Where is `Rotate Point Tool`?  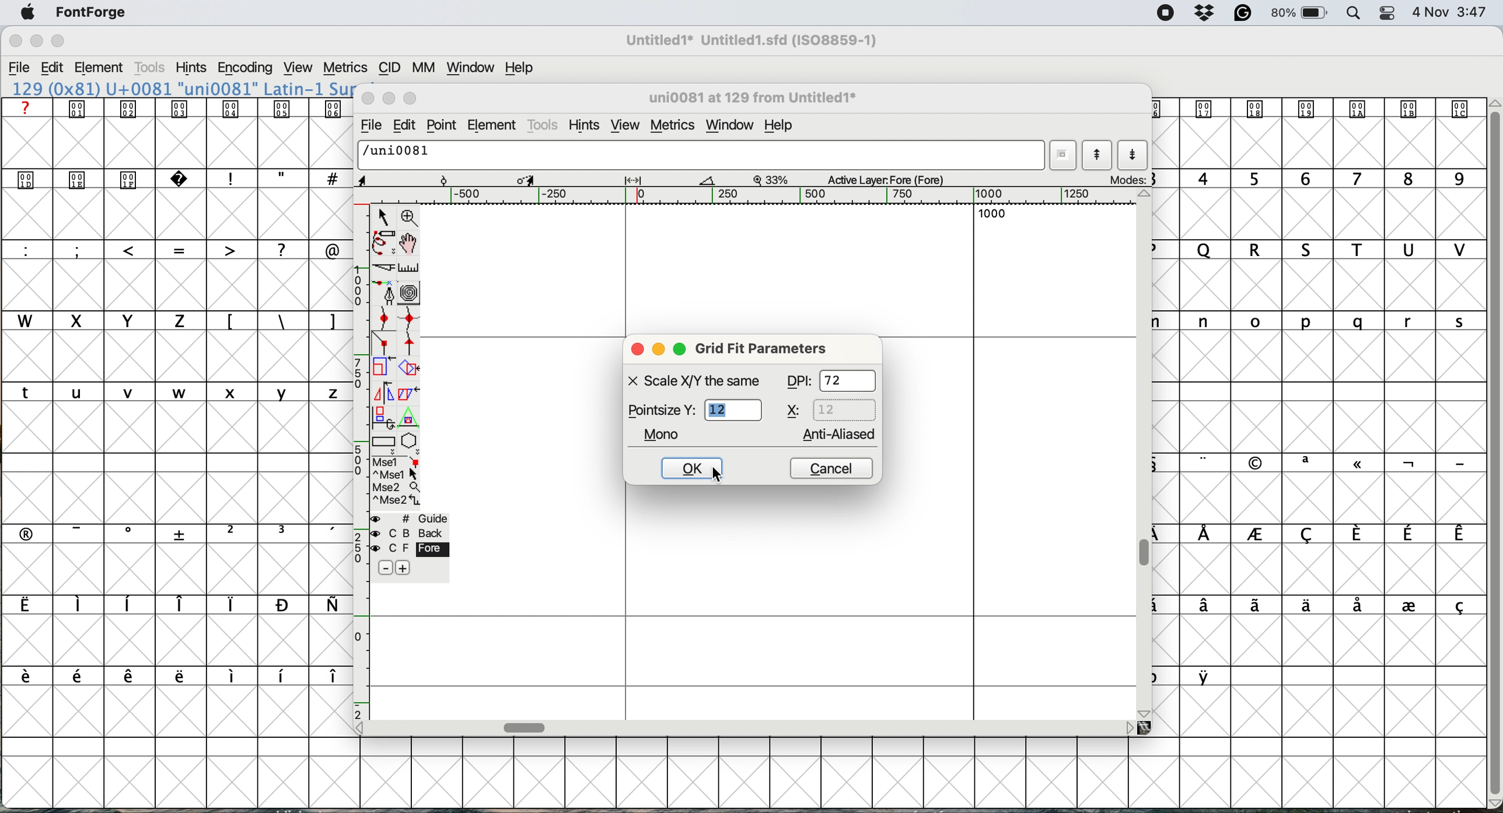 Rotate Point Tool is located at coordinates (445, 180).